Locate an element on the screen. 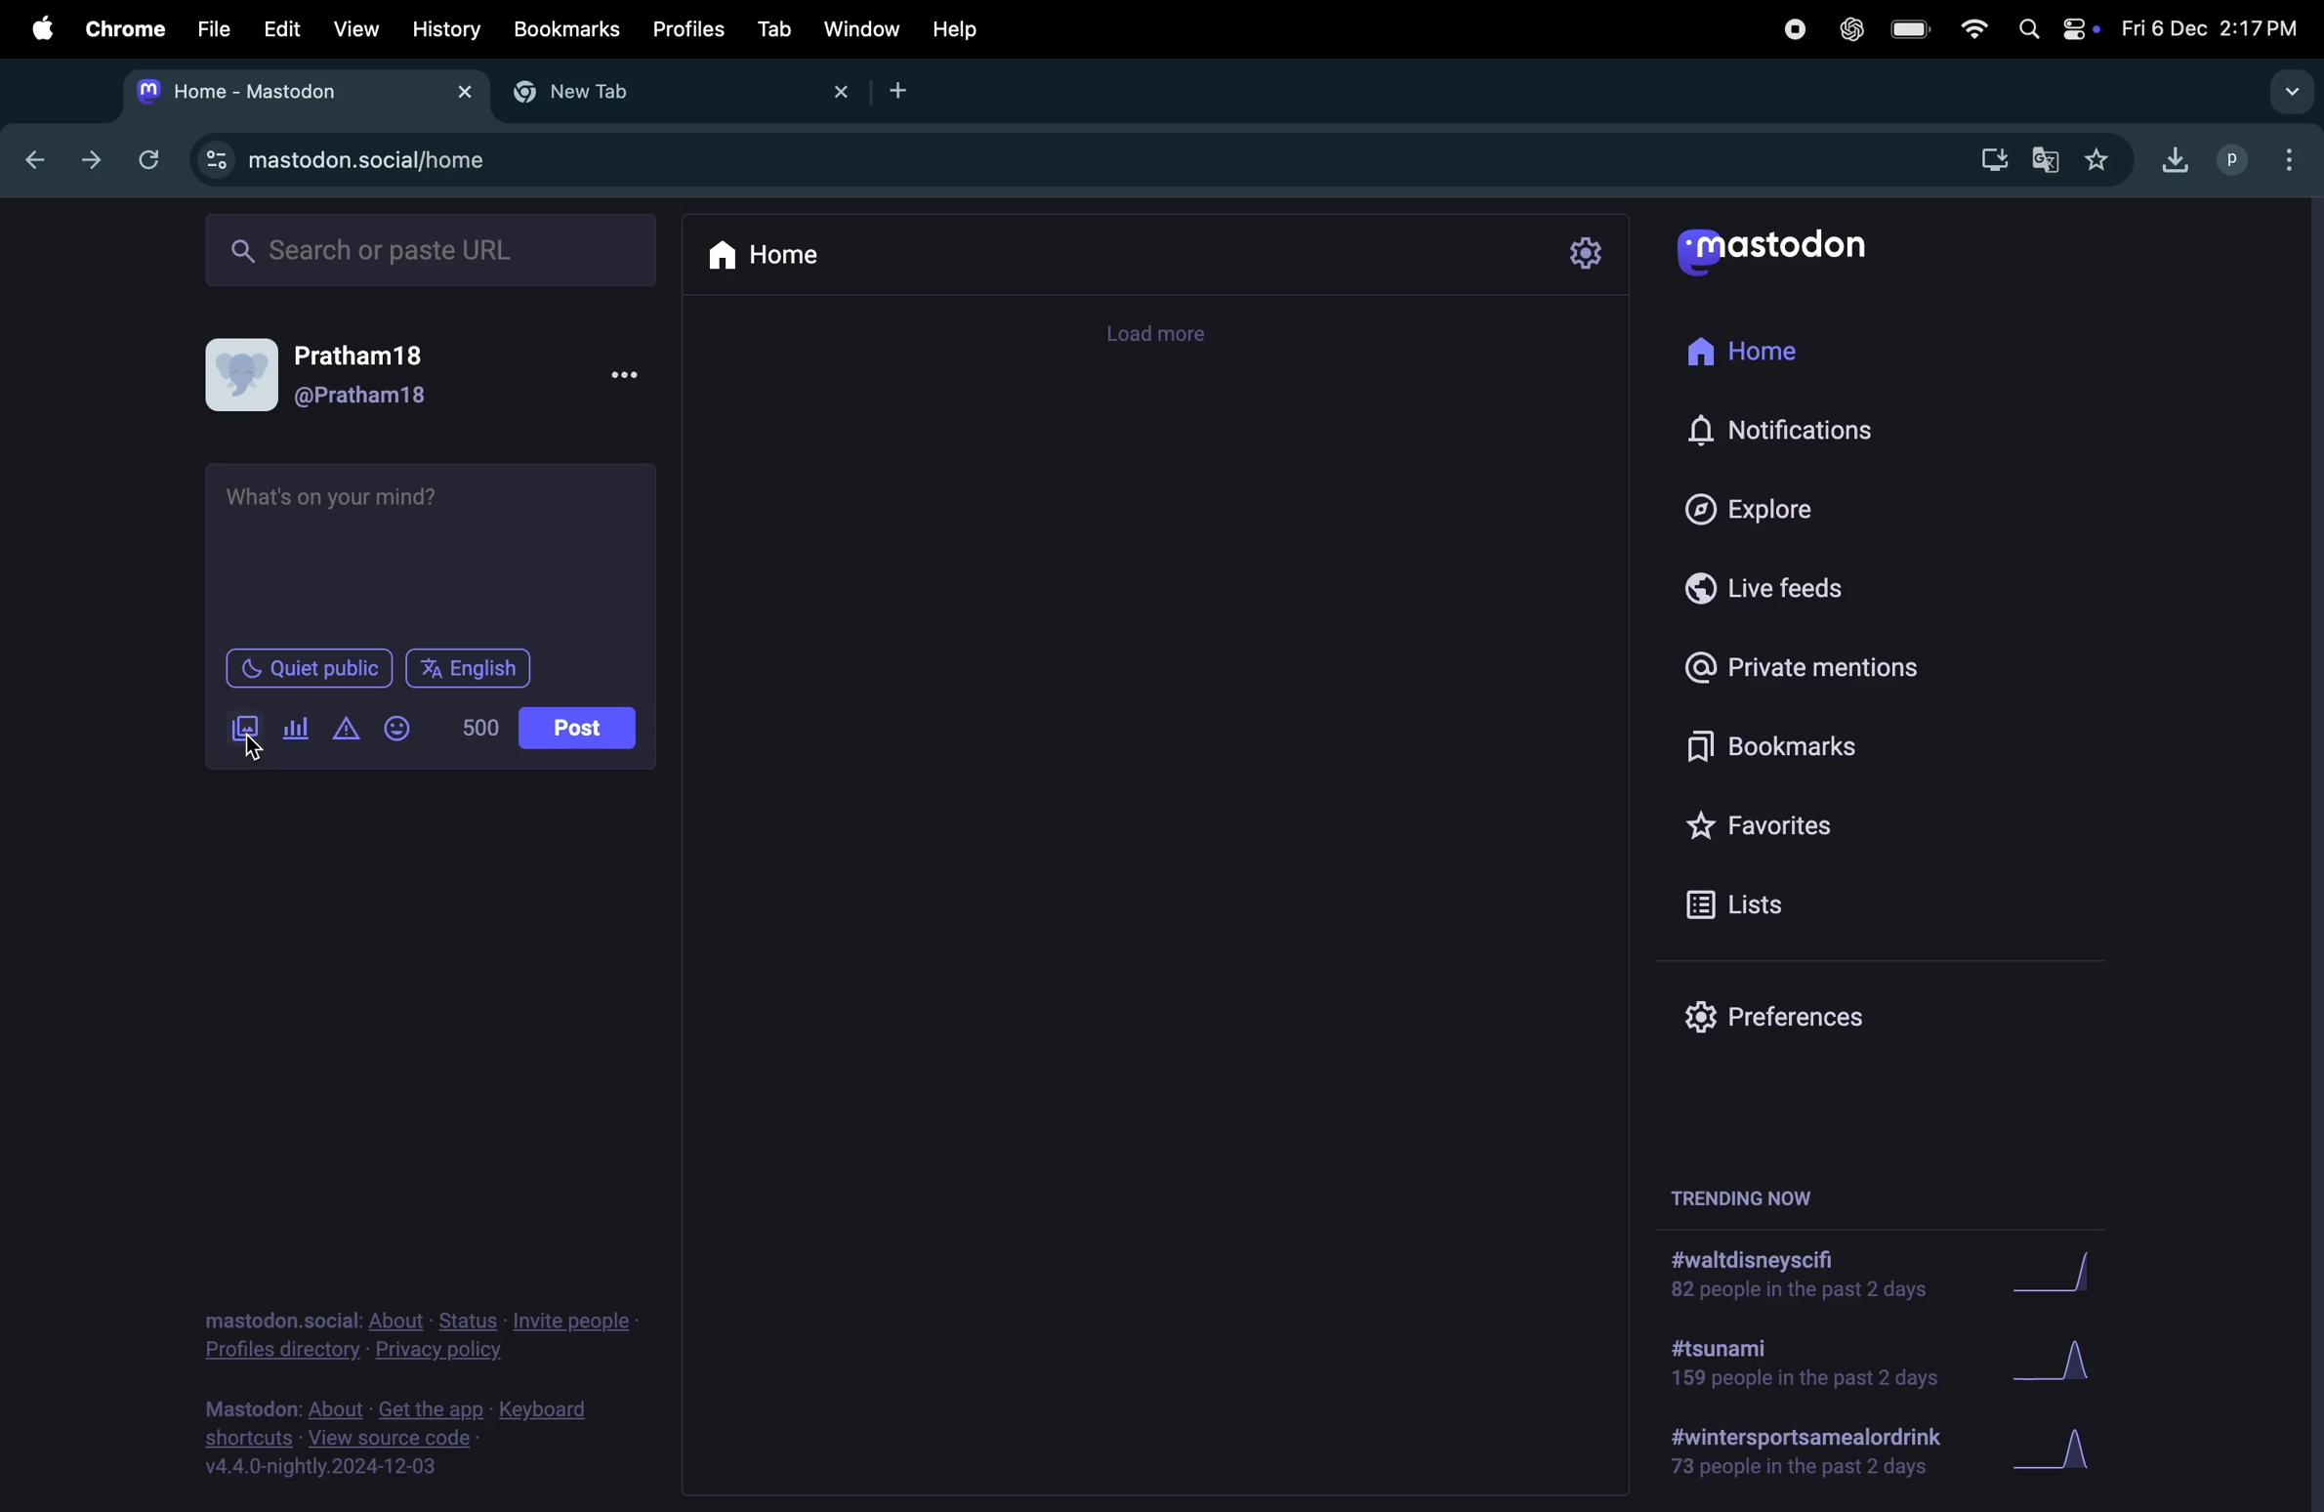  window is located at coordinates (863, 31).